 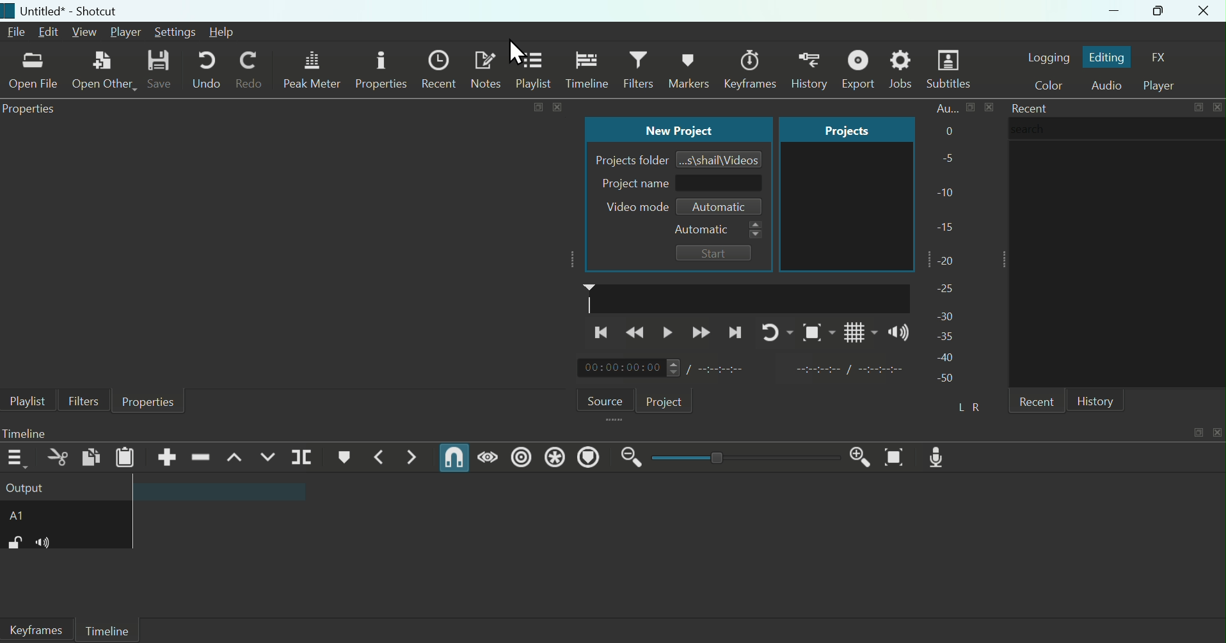 I want to click on Timeline, so click(x=108, y=630).